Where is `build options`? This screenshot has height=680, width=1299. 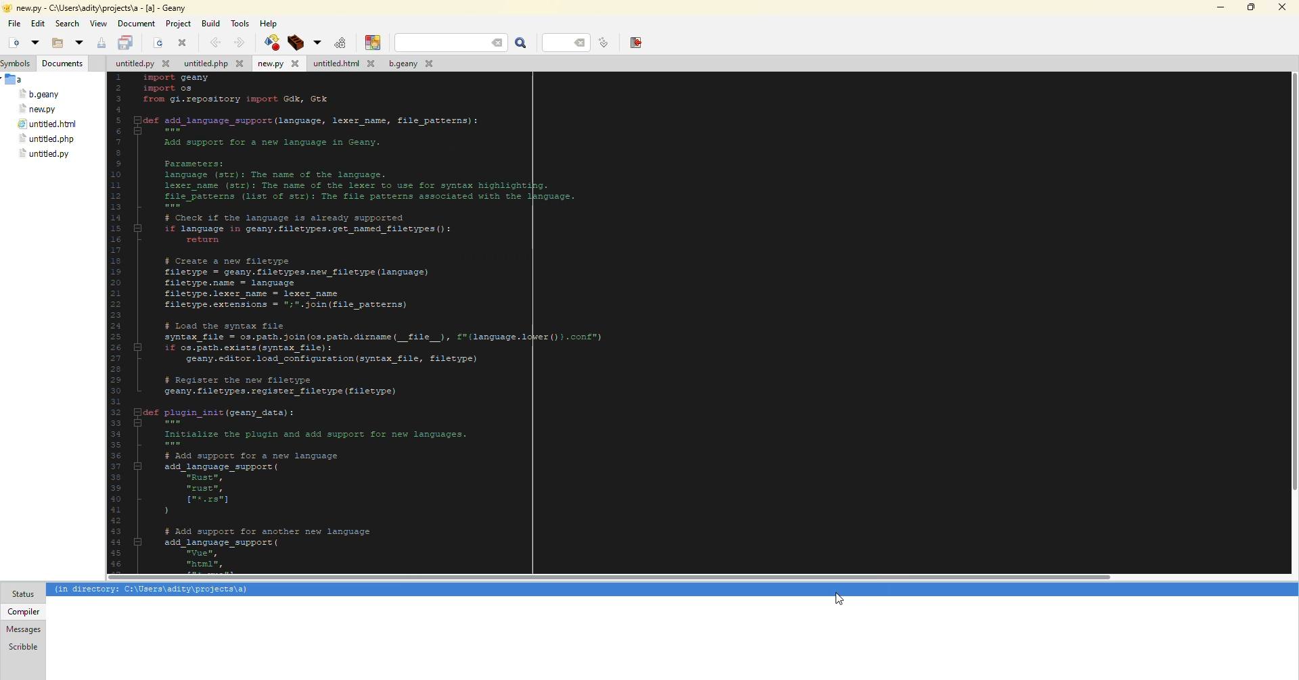 build options is located at coordinates (315, 43).